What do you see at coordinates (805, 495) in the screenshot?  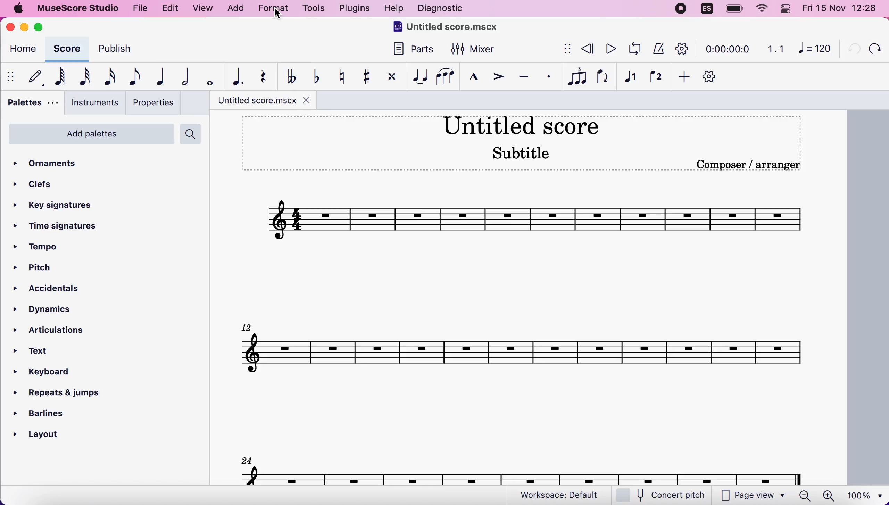 I see `zoom out` at bounding box center [805, 495].